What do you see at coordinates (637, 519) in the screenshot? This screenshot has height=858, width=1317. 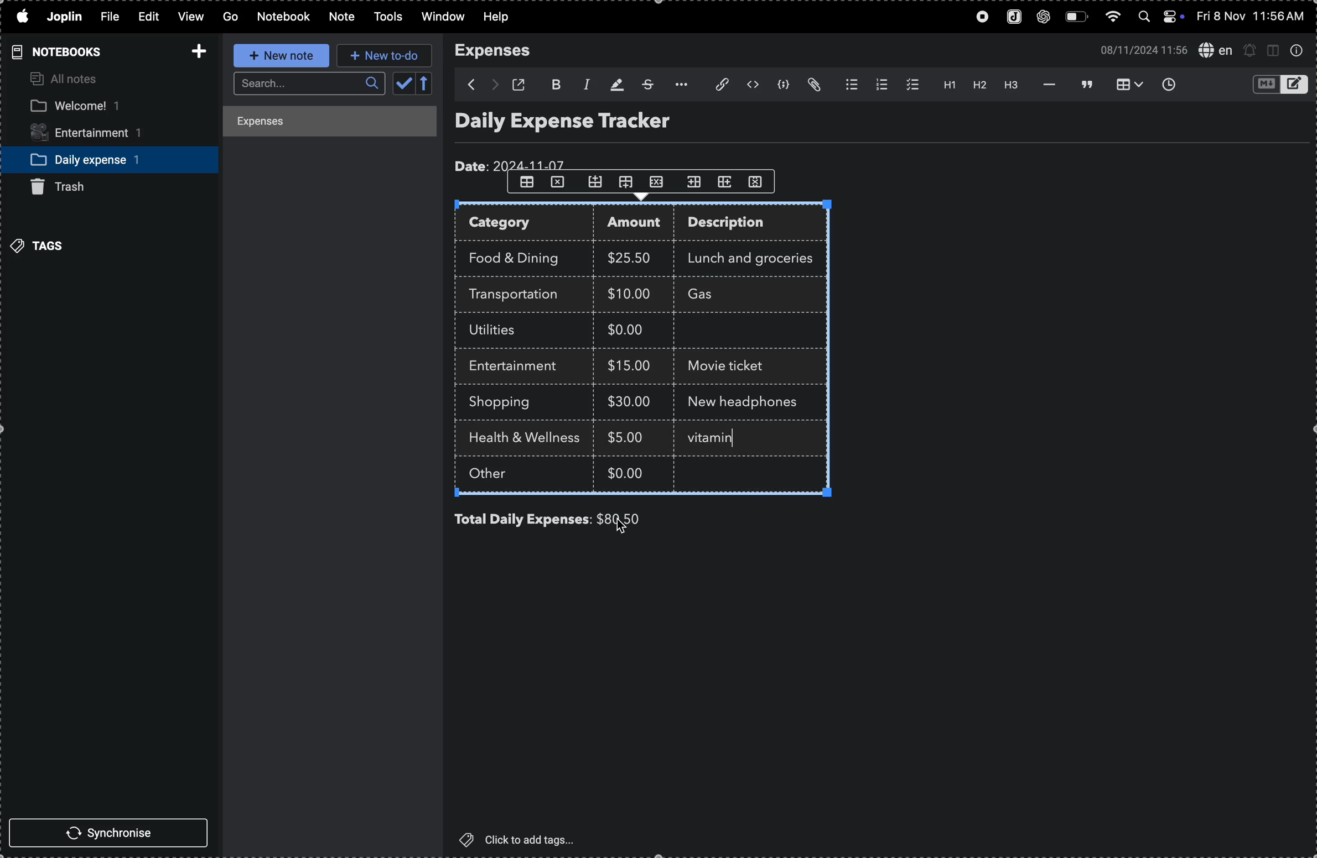 I see `$80.00` at bounding box center [637, 519].